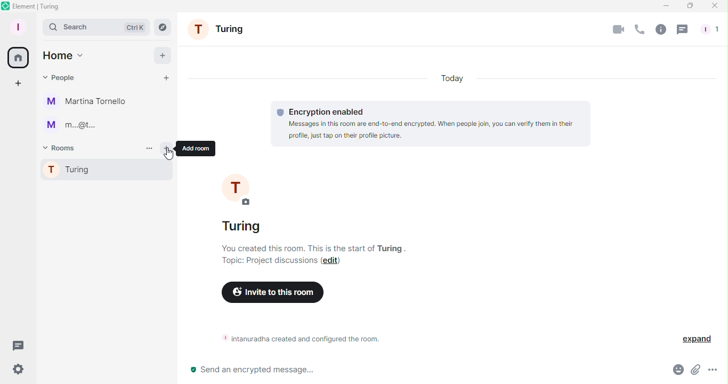  I want to click on Room name, so click(220, 31).